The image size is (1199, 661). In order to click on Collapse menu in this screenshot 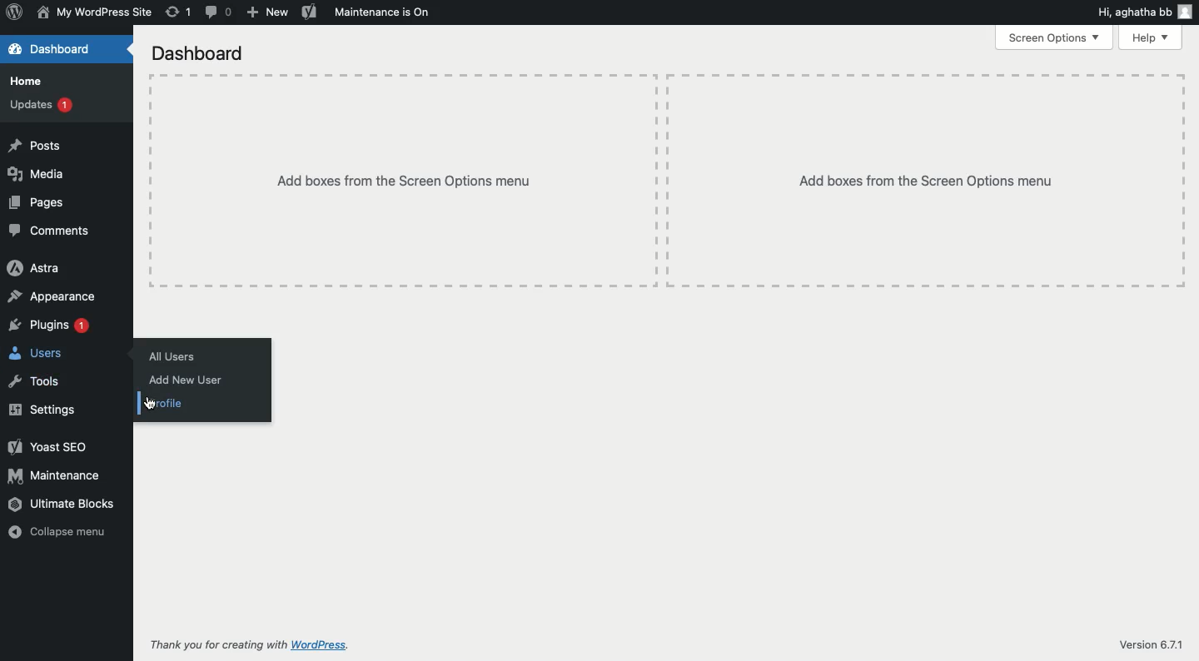, I will do `click(57, 533)`.